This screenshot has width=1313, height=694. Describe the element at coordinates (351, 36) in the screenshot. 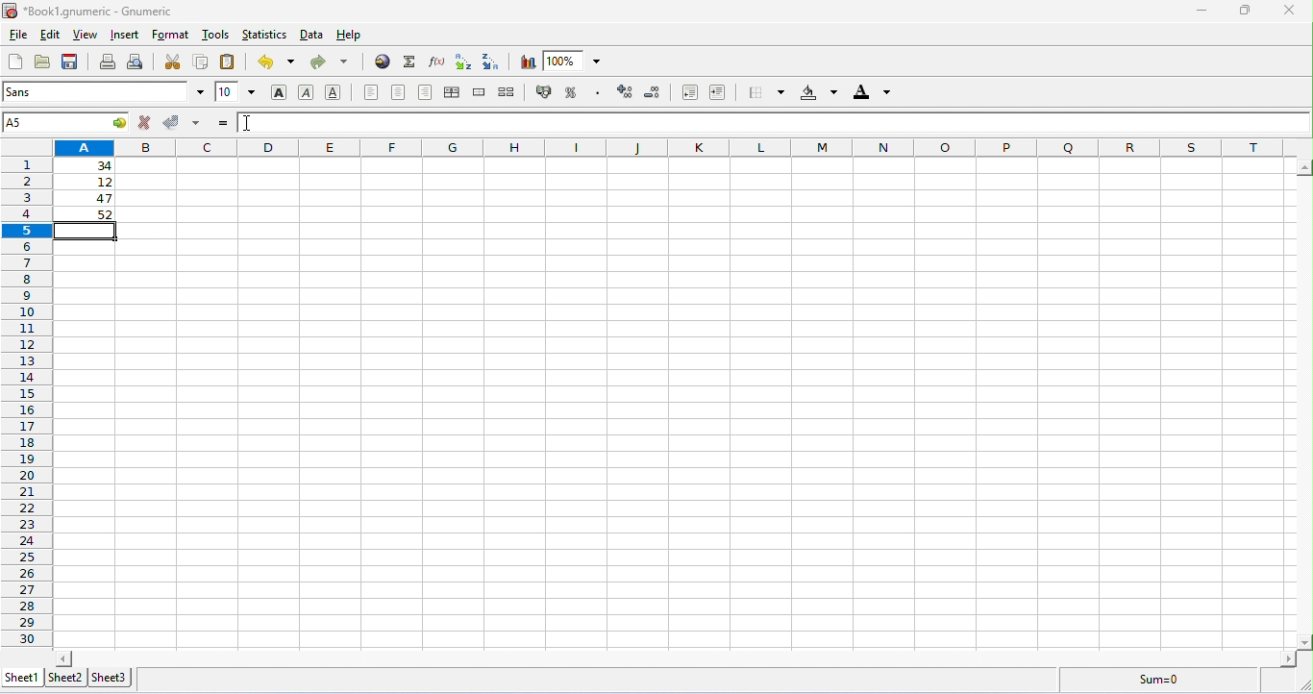

I see `help` at that location.